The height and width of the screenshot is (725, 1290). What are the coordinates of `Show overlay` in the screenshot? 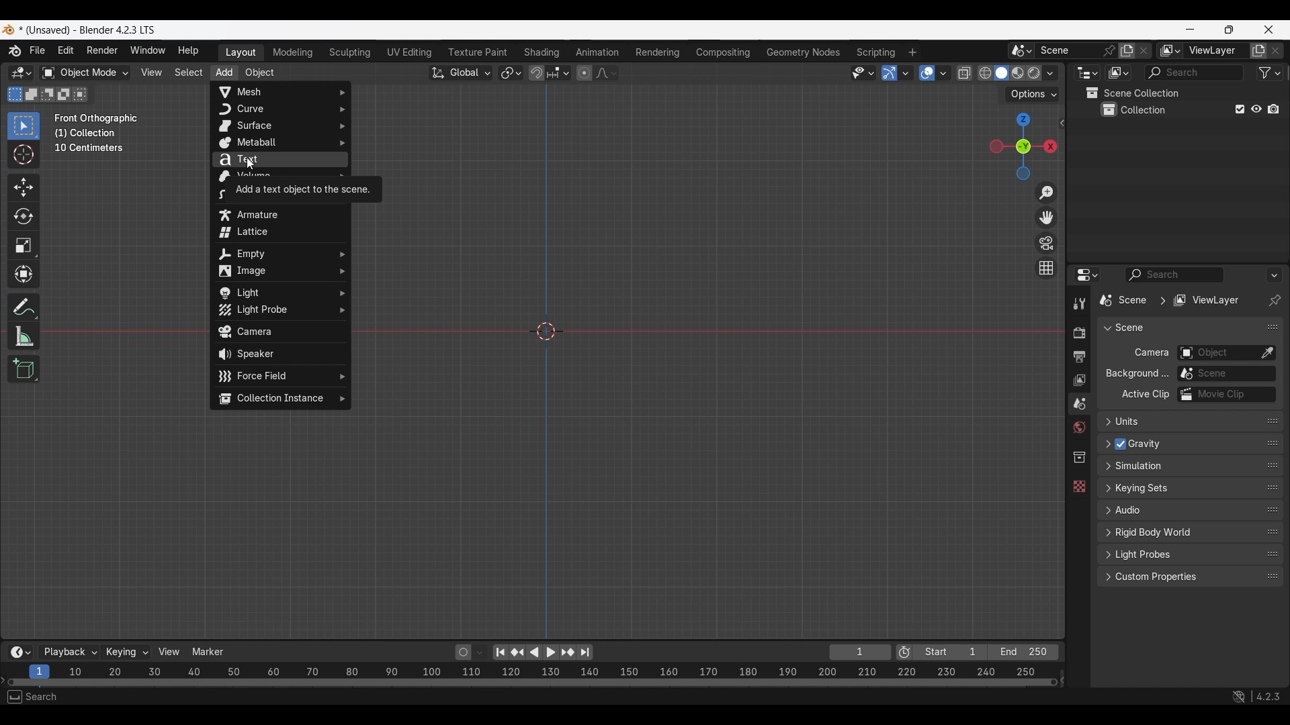 It's located at (927, 73).